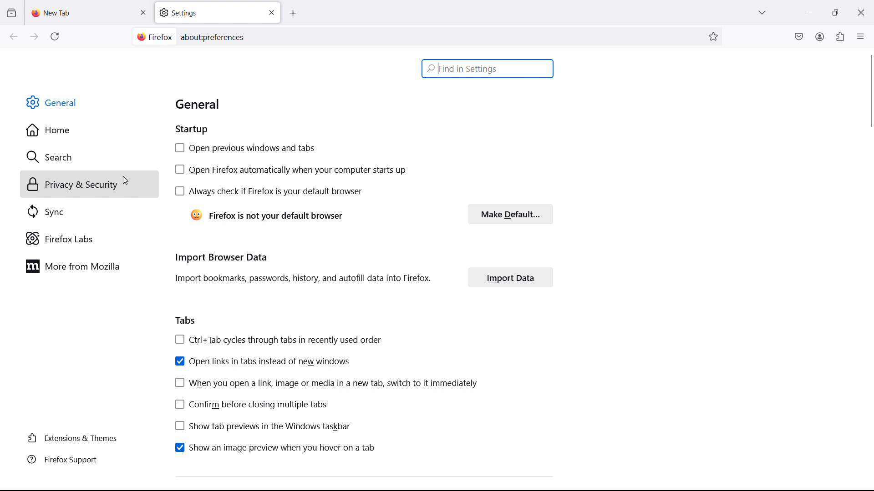 The width and height of the screenshot is (874, 491). Describe the element at coordinates (193, 128) in the screenshot. I see `startup` at that location.